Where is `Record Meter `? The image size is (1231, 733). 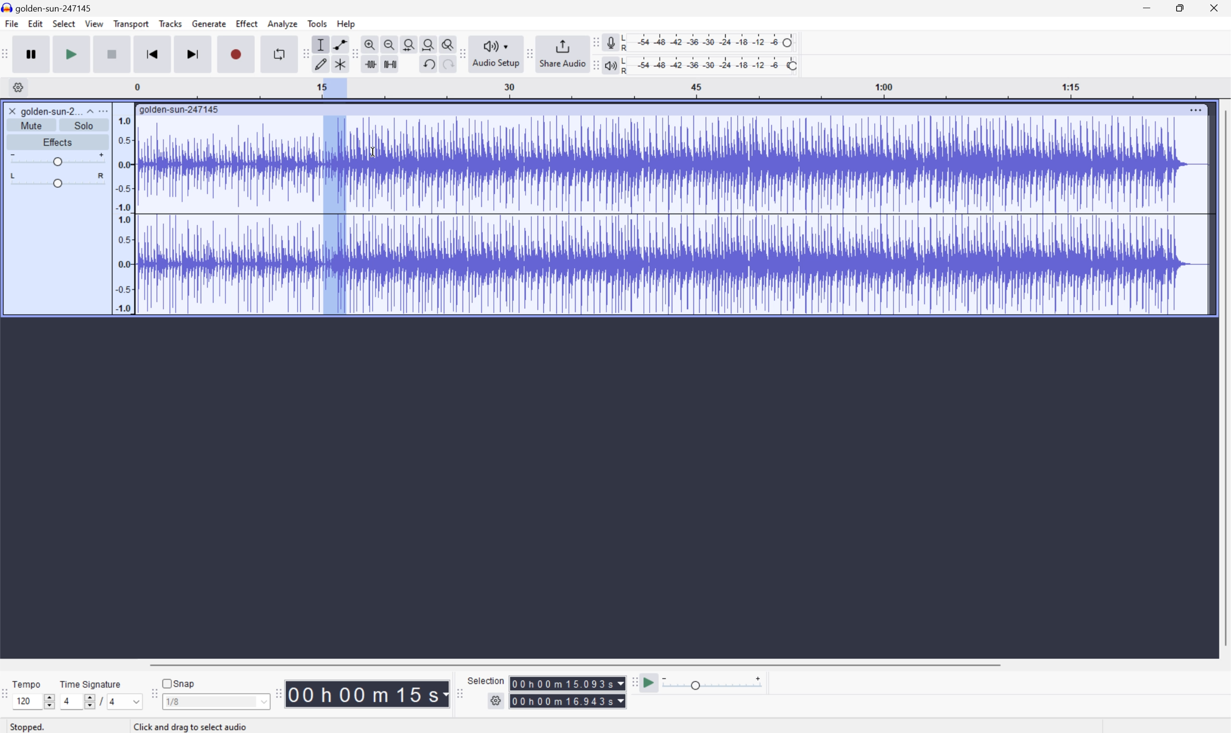
Record Meter  is located at coordinates (610, 41).